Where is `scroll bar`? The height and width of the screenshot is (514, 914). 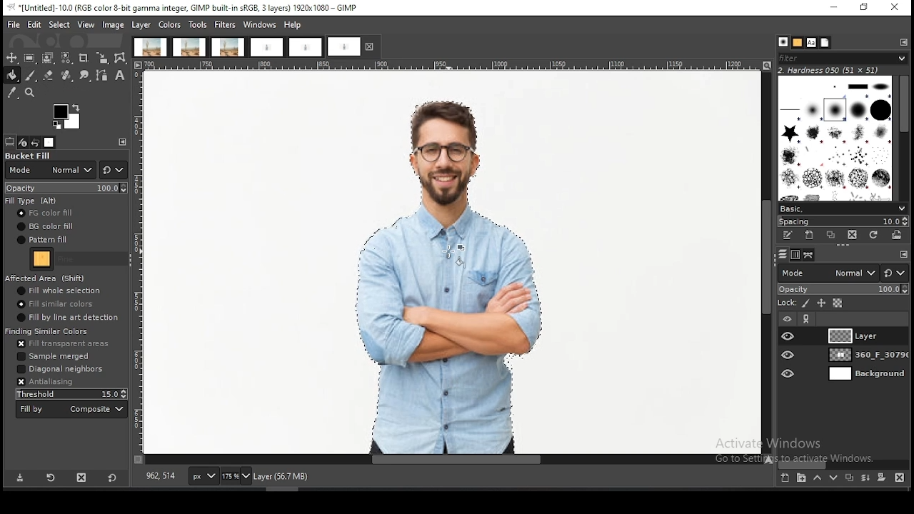 scroll bar is located at coordinates (844, 464).